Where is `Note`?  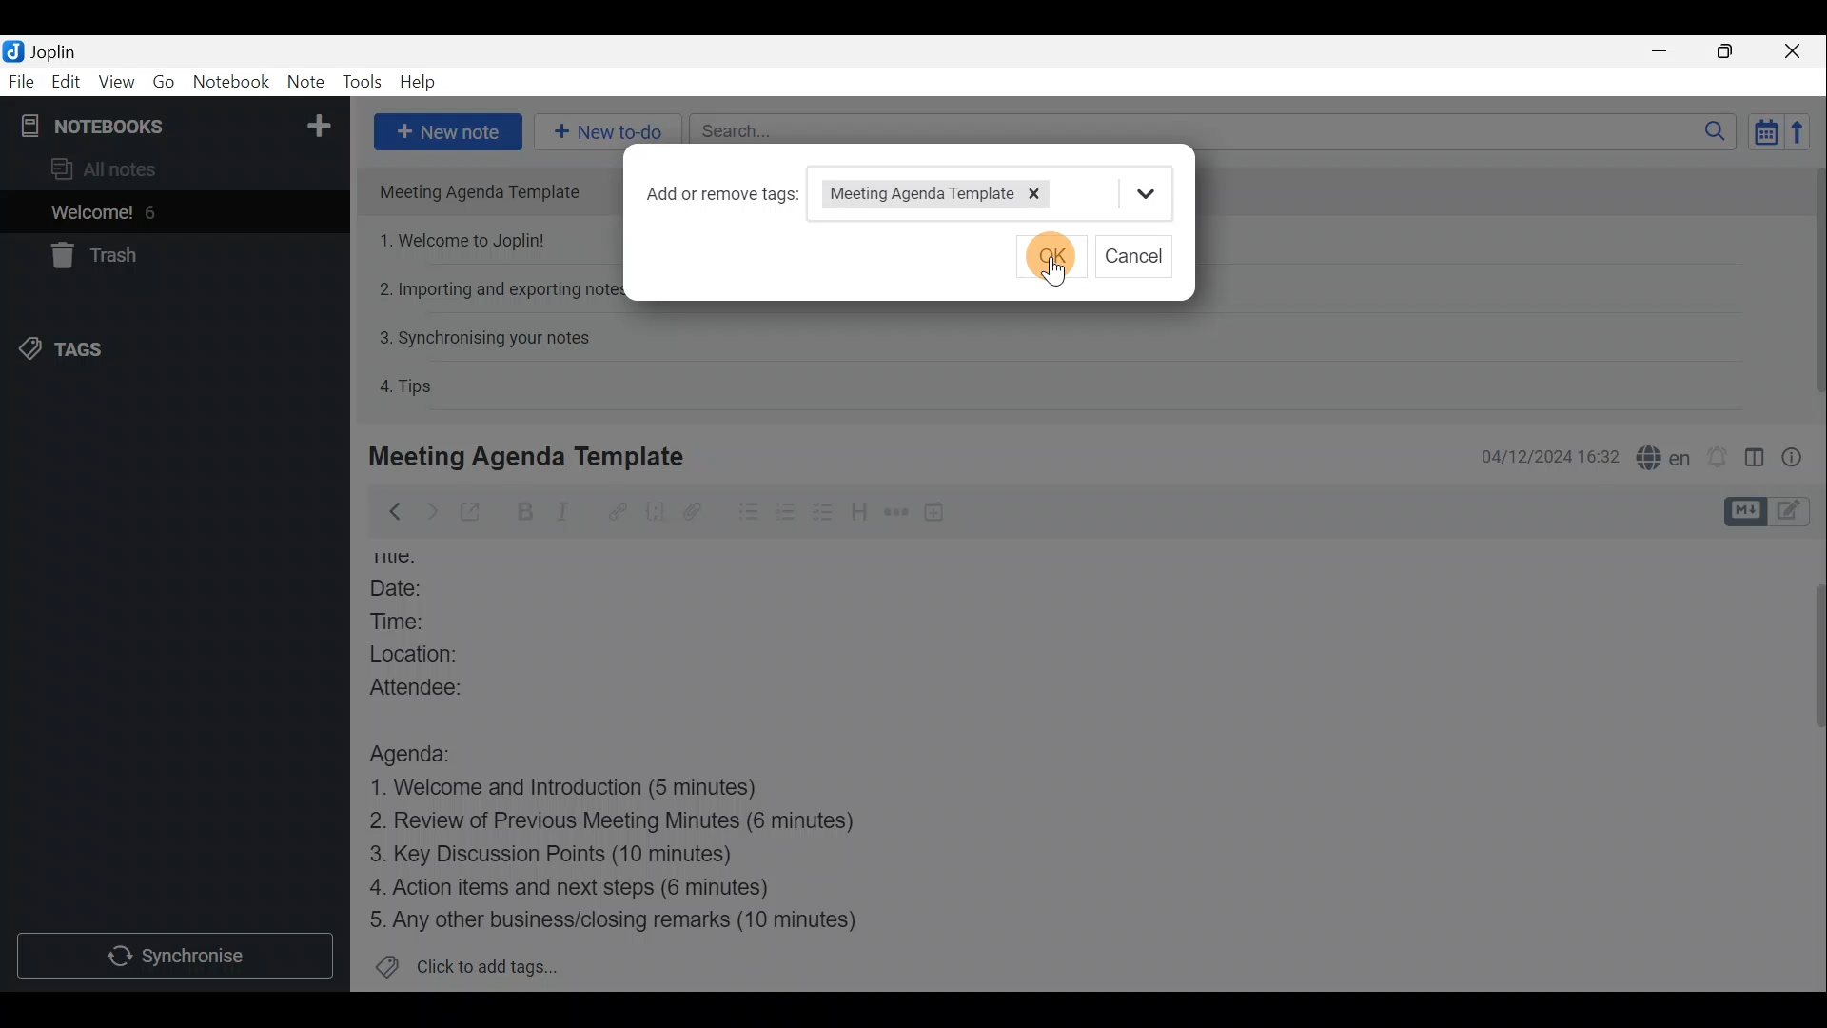
Note is located at coordinates (304, 78).